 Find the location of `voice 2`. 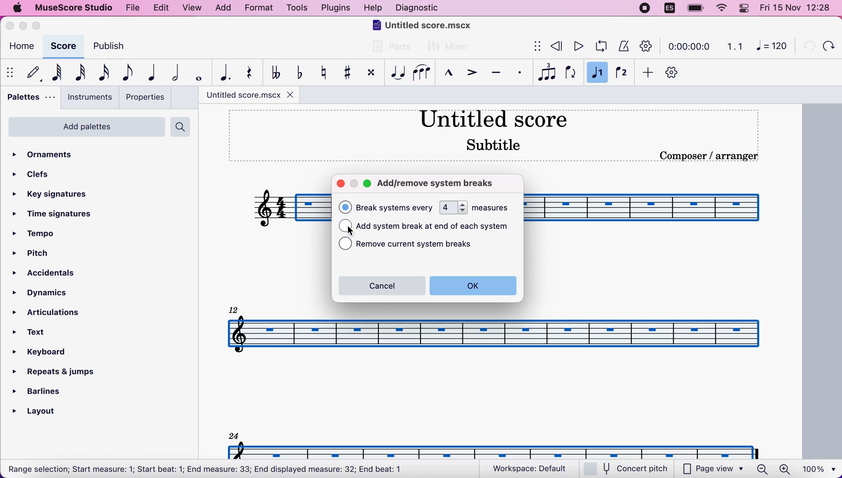

voice 2 is located at coordinates (622, 73).